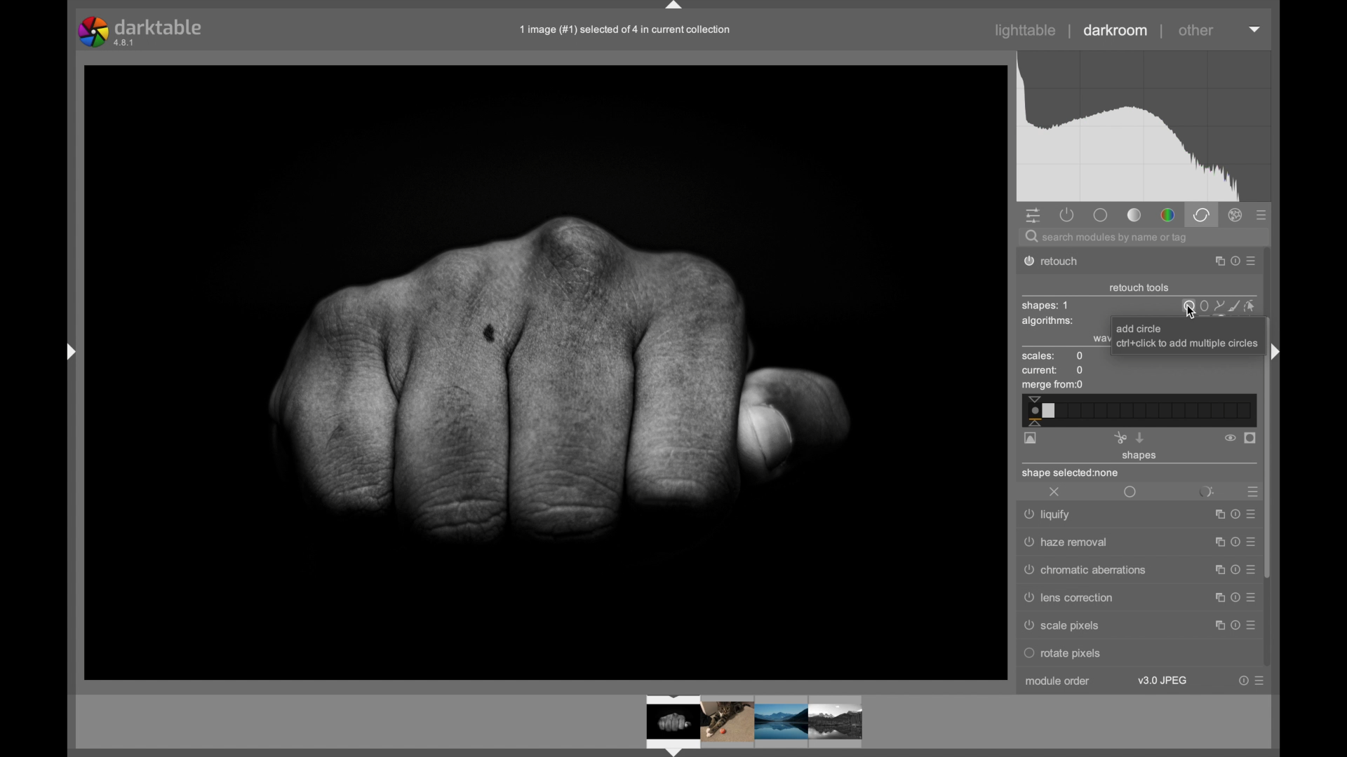 The image size is (1347, 757). I want to click on correct, so click(1201, 214).